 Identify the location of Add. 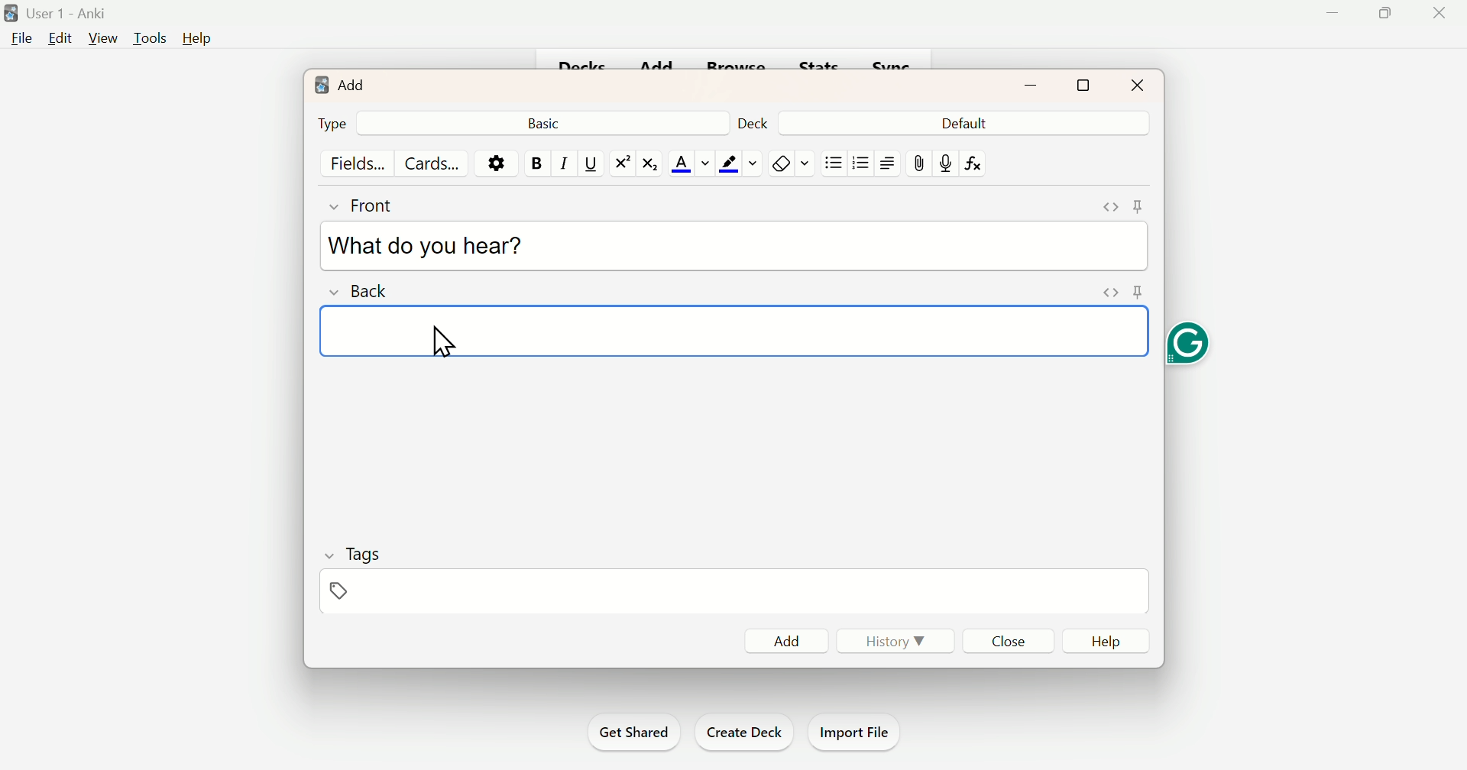
(342, 86).